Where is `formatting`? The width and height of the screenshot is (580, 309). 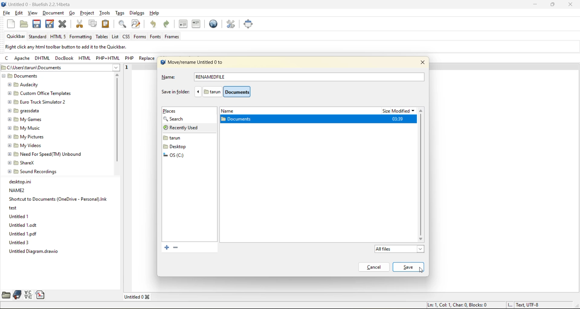
formatting is located at coordinates (81, 37).